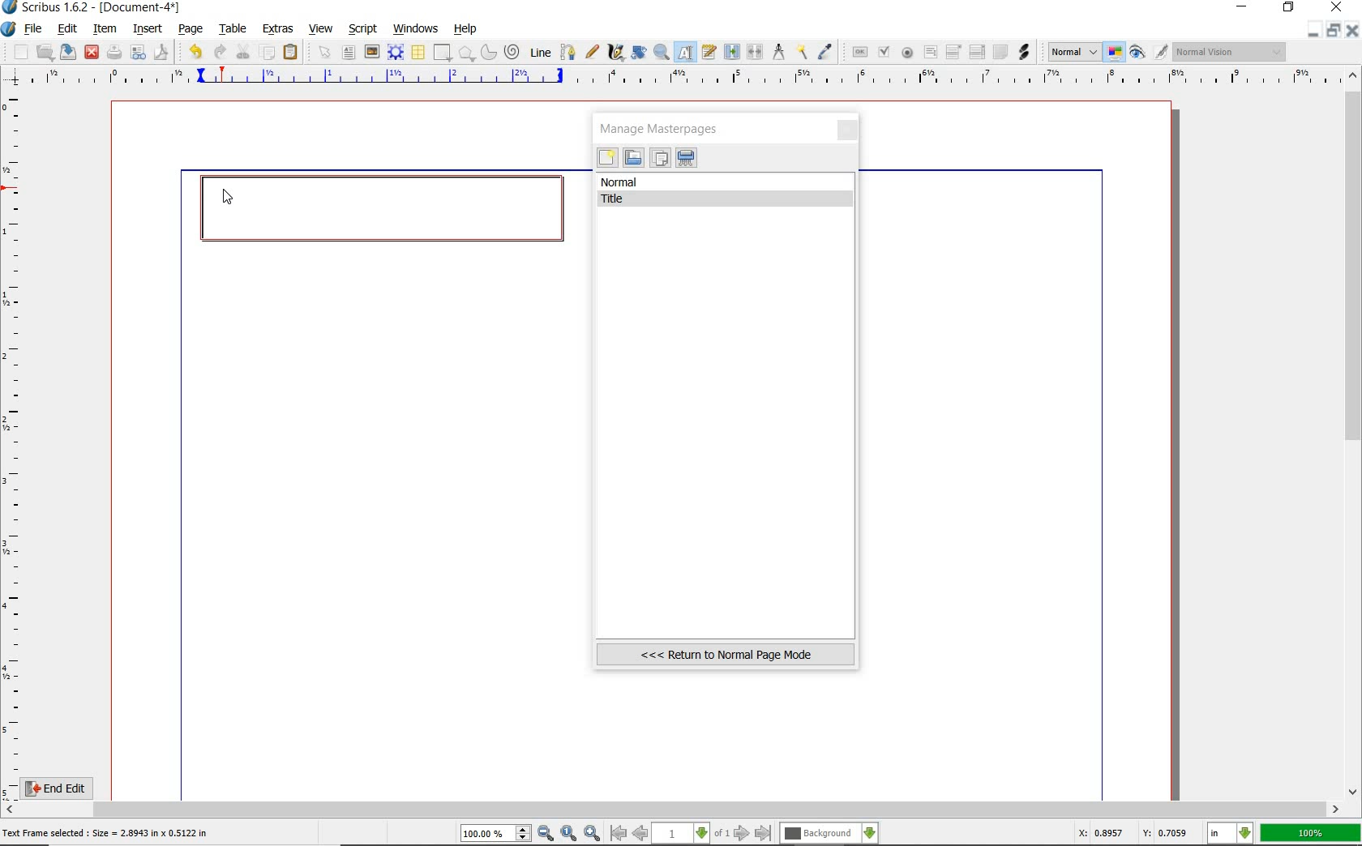 Image resolution: width=1362 pixels, height=846 pixels. What do you see at coordinates (1024, 51) in the screenshot?
I see `link annotation` at bounding box center [1024, 51].